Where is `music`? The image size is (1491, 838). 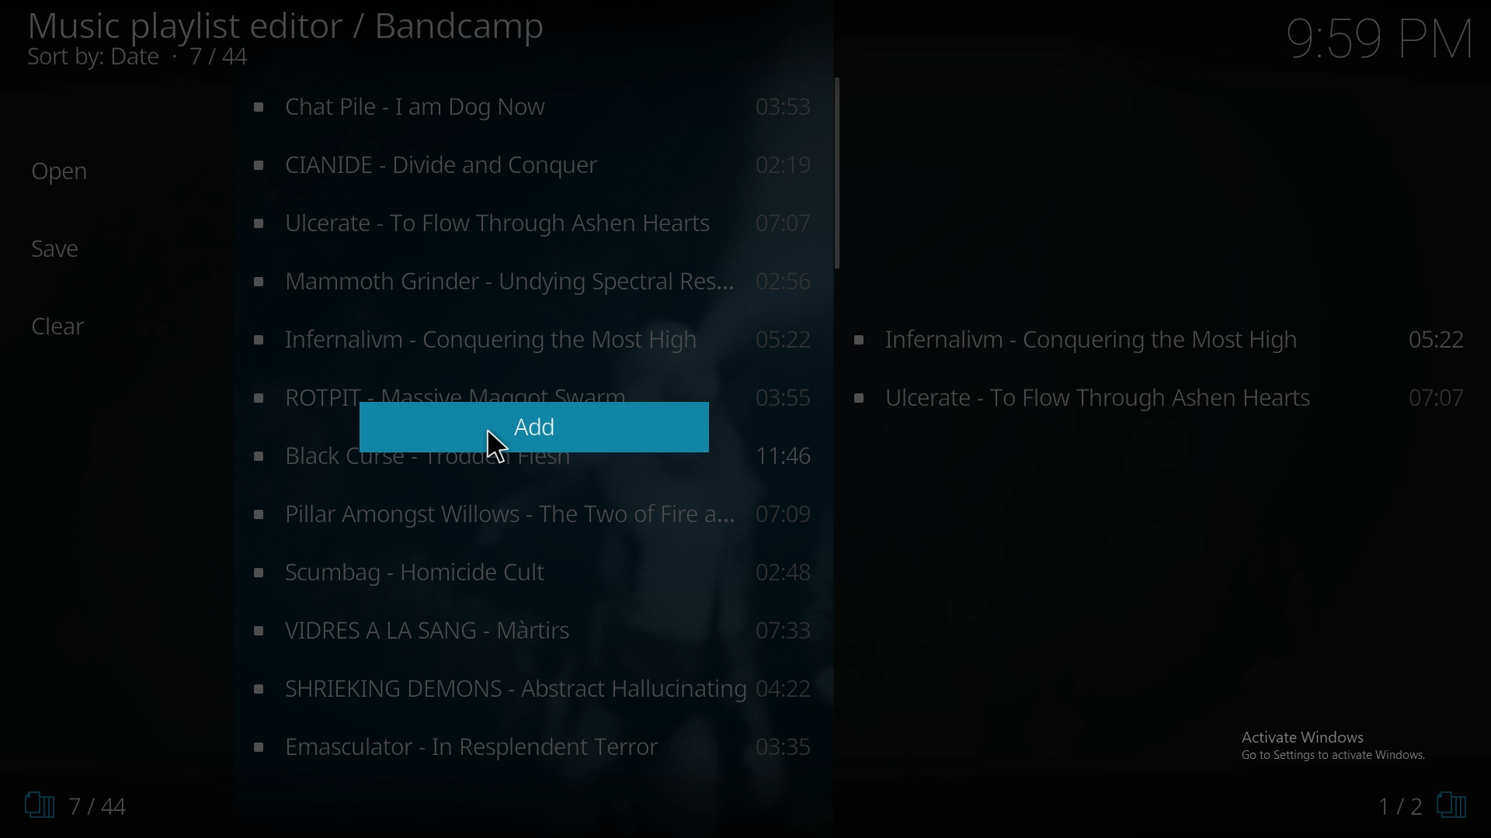 music is located at coordinates (534, 105).